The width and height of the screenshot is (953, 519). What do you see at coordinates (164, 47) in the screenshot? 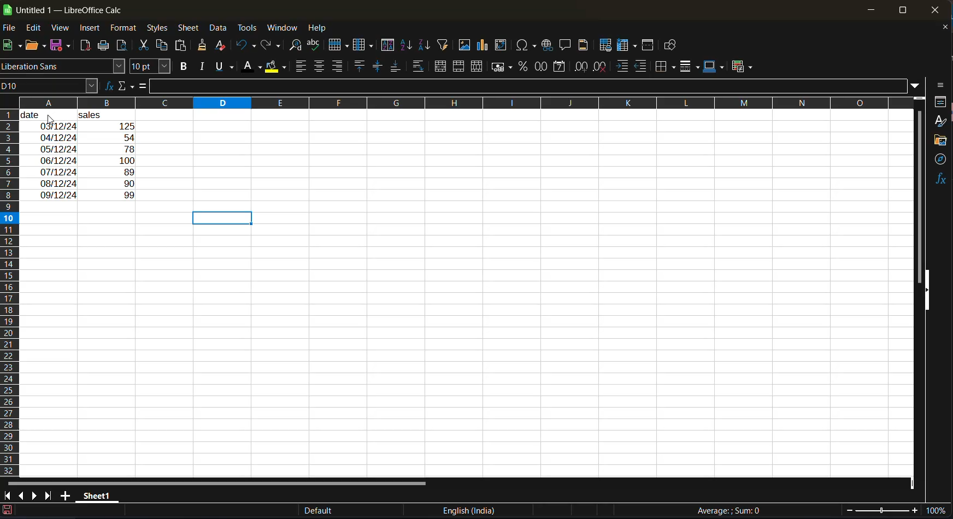
I see `copy` at bounding box center [164, 47].